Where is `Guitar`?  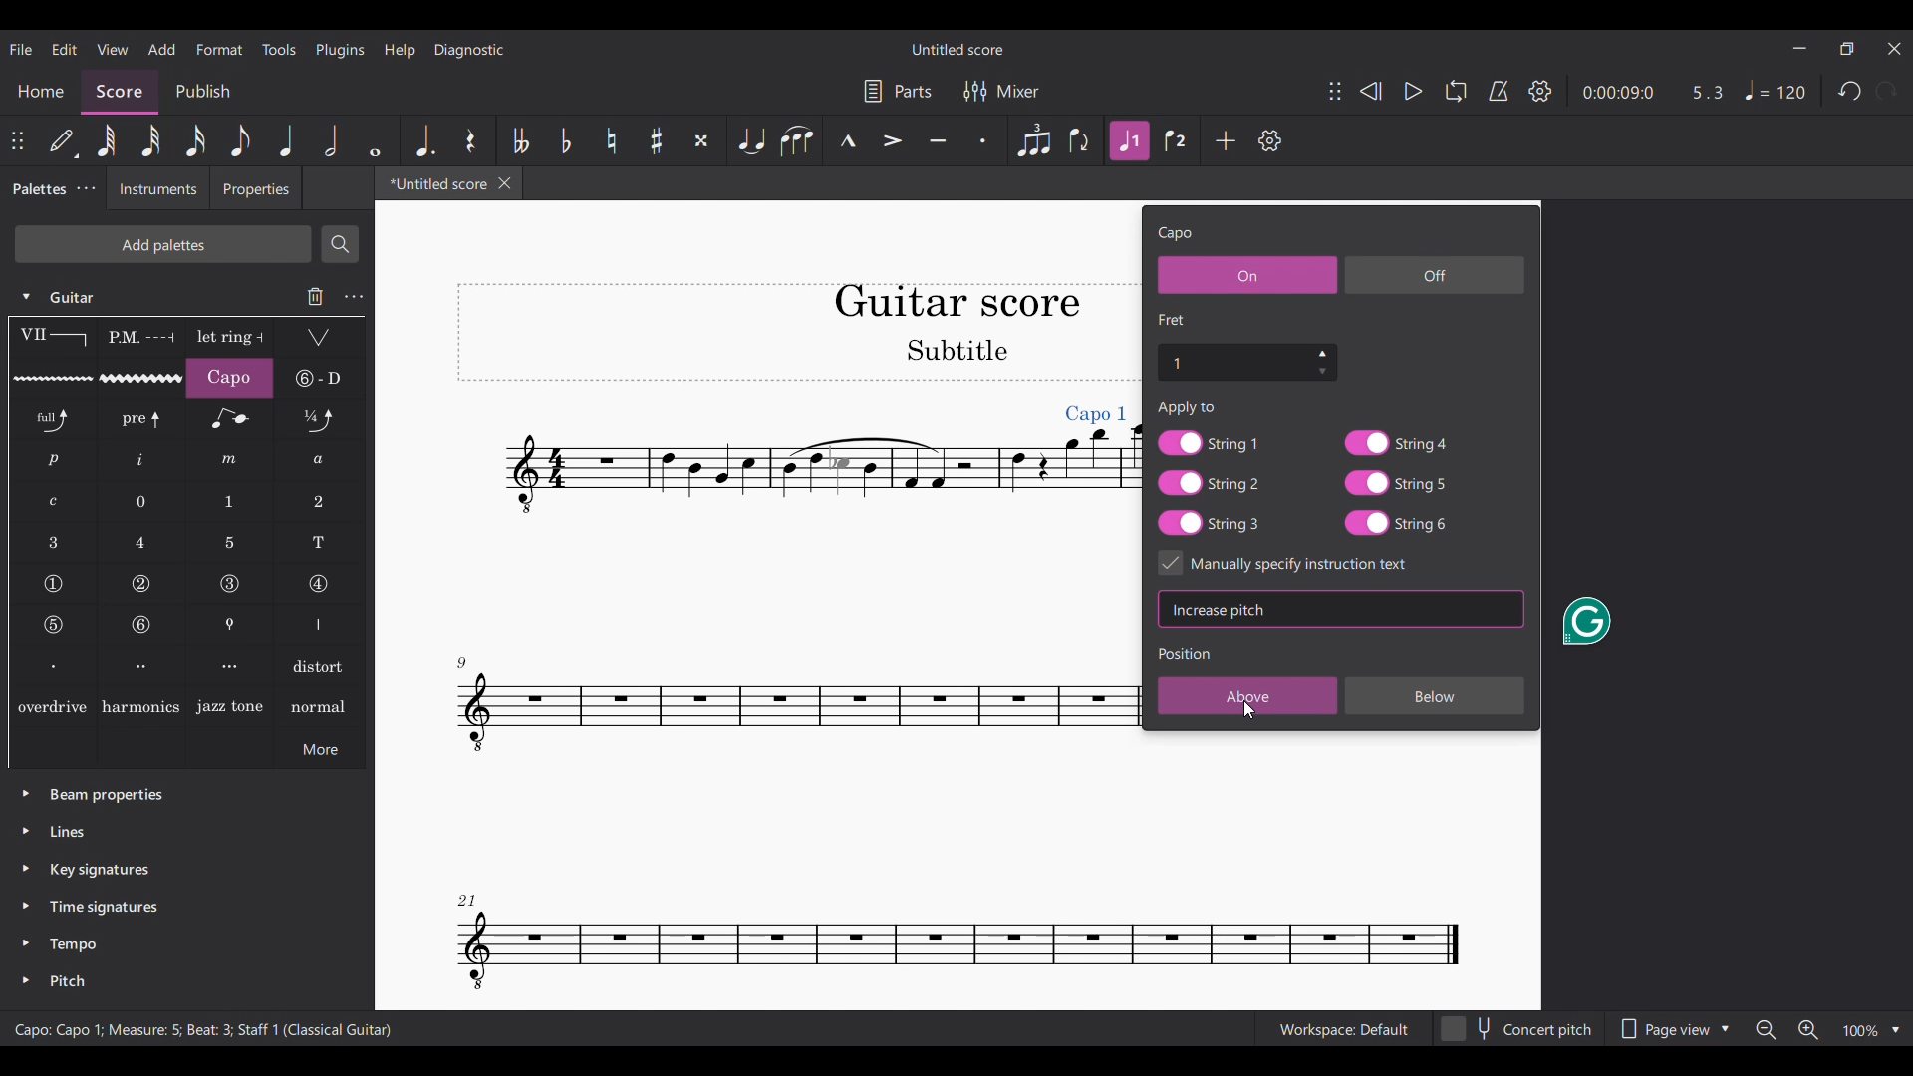
Guitar is located at coordinates (77, 297).